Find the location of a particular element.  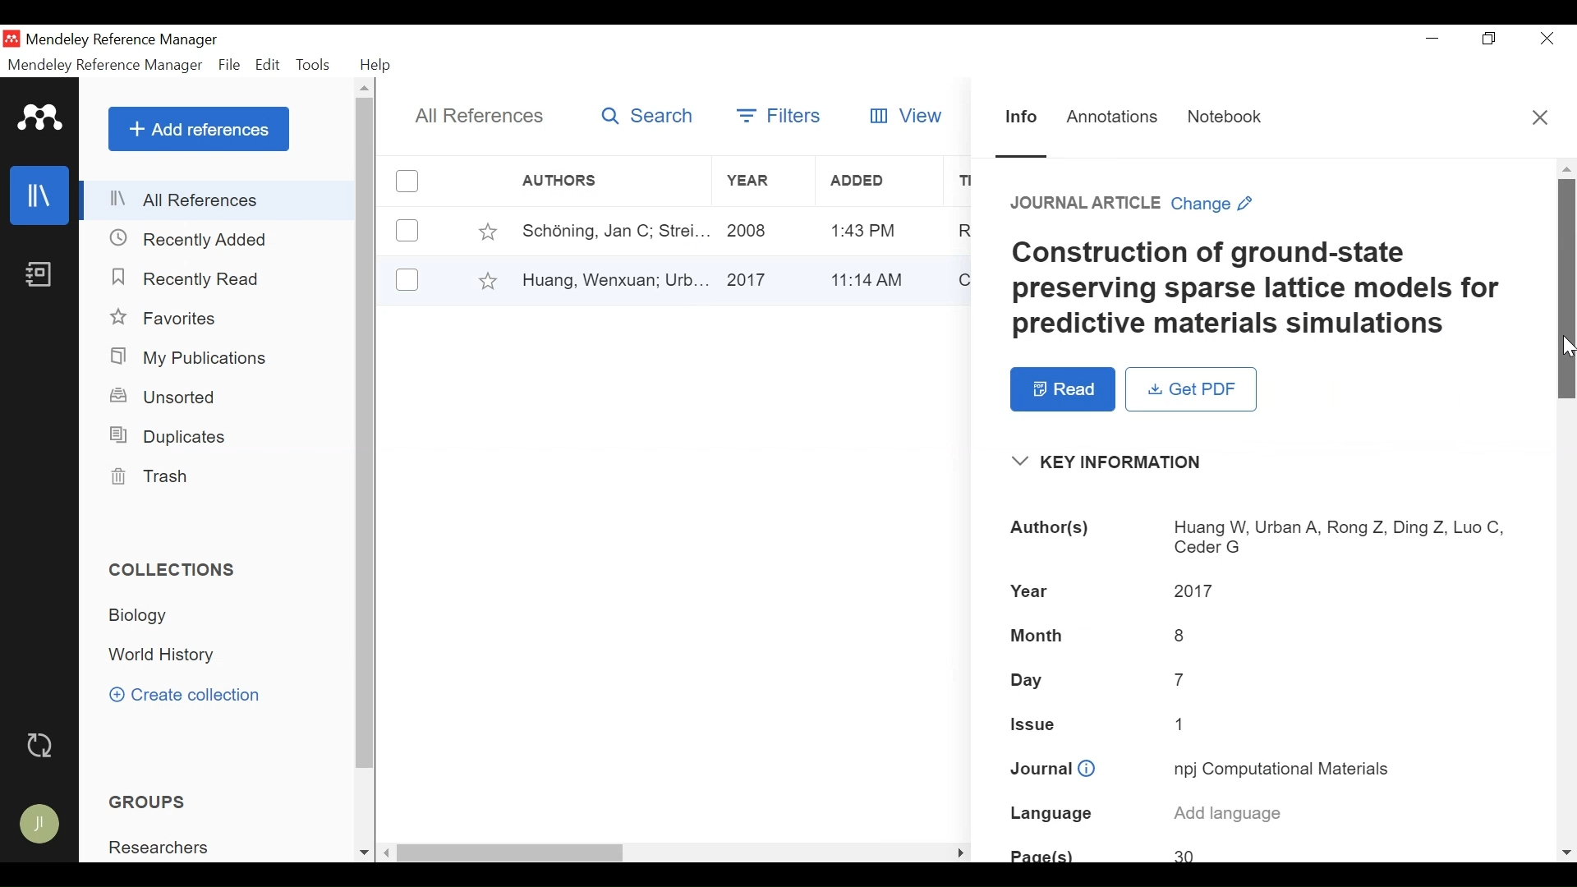

File is located at coordinates (229, 66).